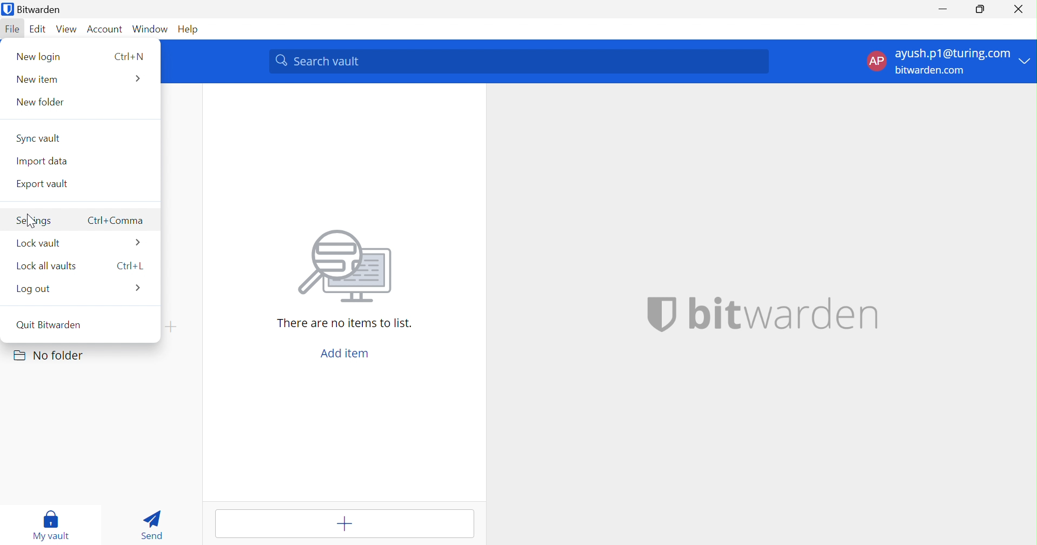 The width and height of the screenshot is (1037, 545). I want to click on New folder, so click(41, 101).